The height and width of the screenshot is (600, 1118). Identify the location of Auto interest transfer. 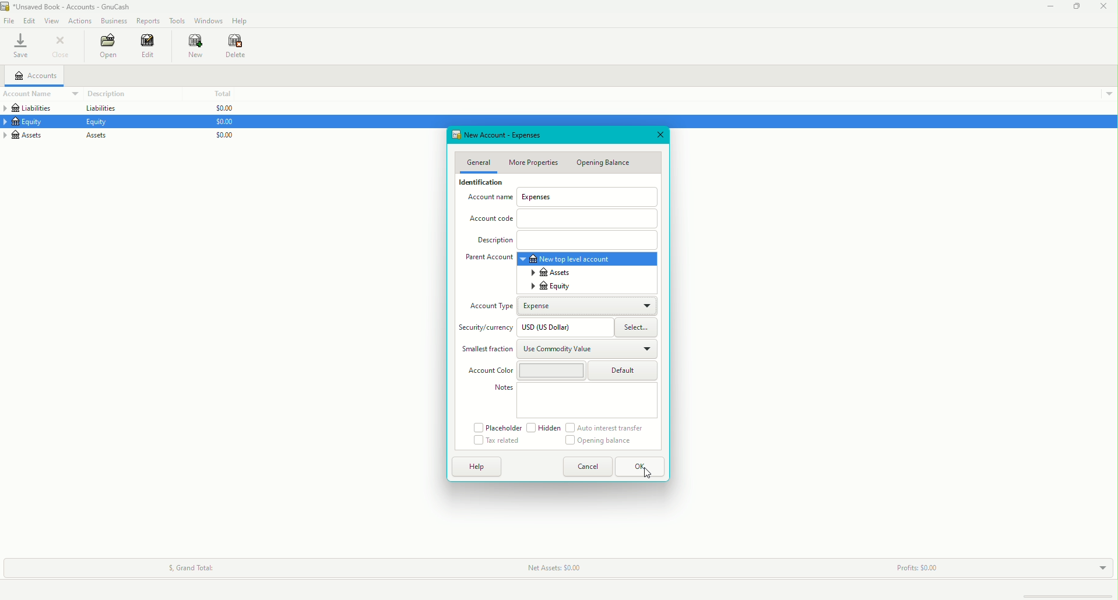
(607, 428).